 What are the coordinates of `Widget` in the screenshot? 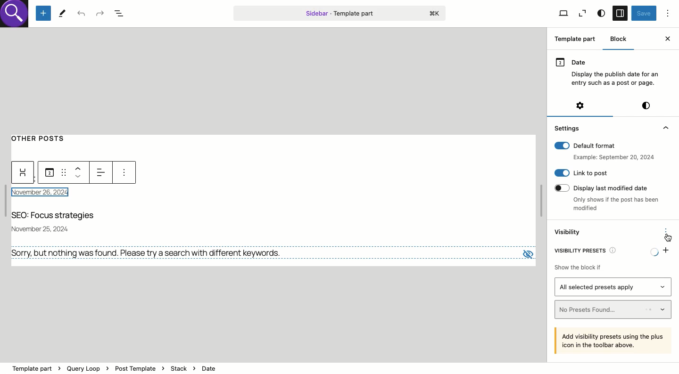 It's located at (24, 173).